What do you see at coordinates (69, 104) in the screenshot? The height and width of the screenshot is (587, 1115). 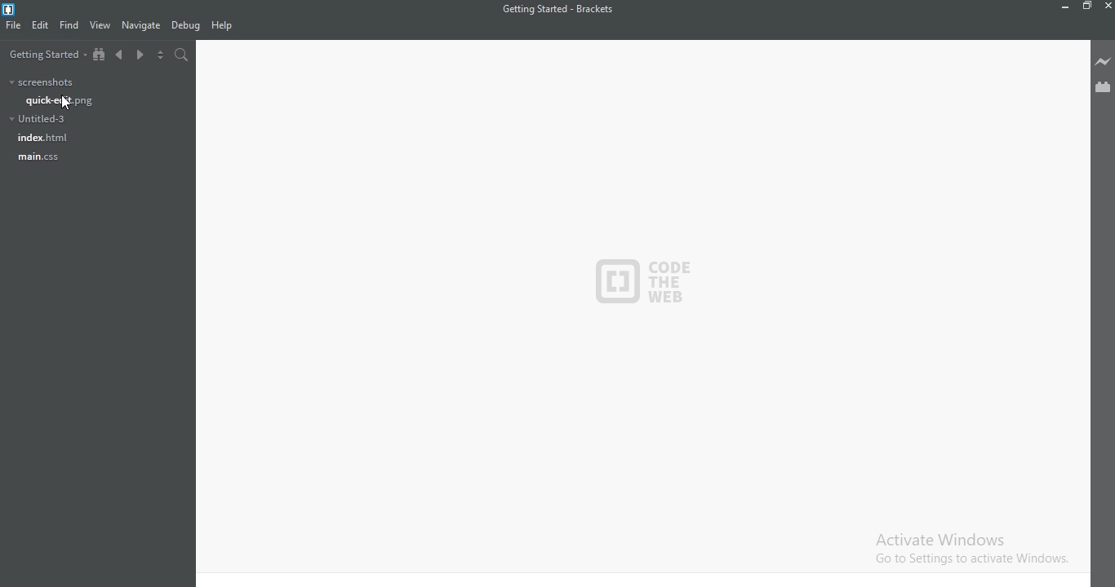 I see `cursor` at bounding box center [69, 104].